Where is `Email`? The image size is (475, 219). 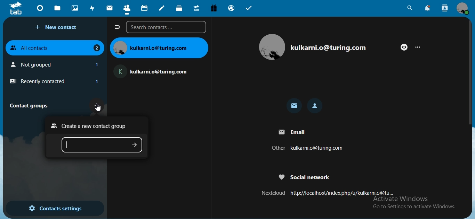
Email is located at coordinates (291, 132).